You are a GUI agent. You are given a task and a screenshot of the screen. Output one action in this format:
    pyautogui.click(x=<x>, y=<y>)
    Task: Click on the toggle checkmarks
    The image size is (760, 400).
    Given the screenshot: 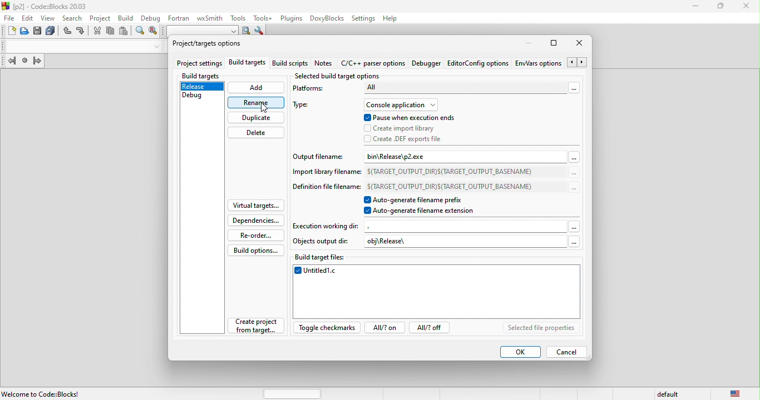 What is the action you would take?
    pyautogui.click(x=327, y=329)
    